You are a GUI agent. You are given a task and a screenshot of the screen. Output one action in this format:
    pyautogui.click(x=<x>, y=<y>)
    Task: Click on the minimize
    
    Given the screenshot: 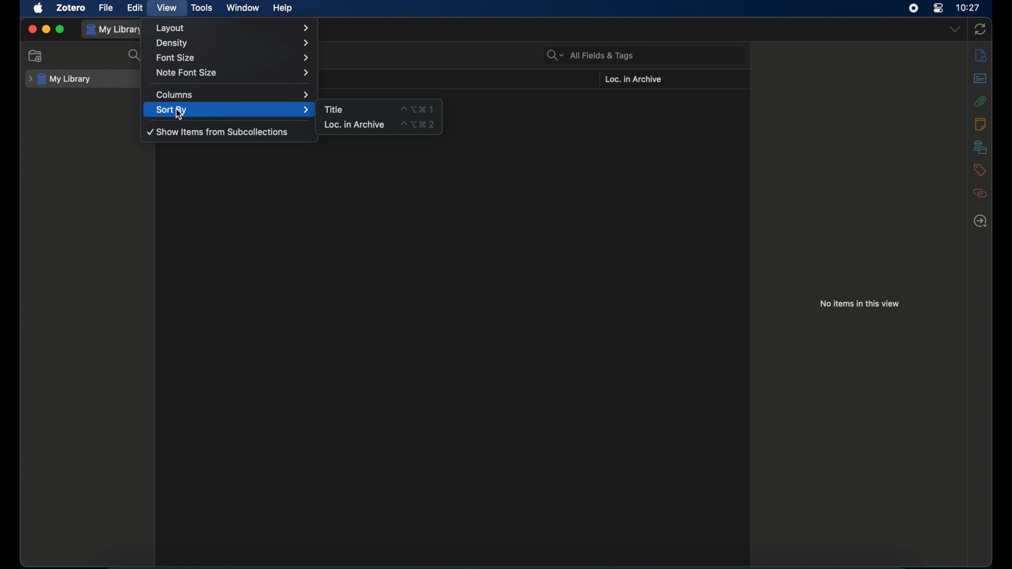 What is the action you would take?
    pyautogui.click(x=45, y=30)
    